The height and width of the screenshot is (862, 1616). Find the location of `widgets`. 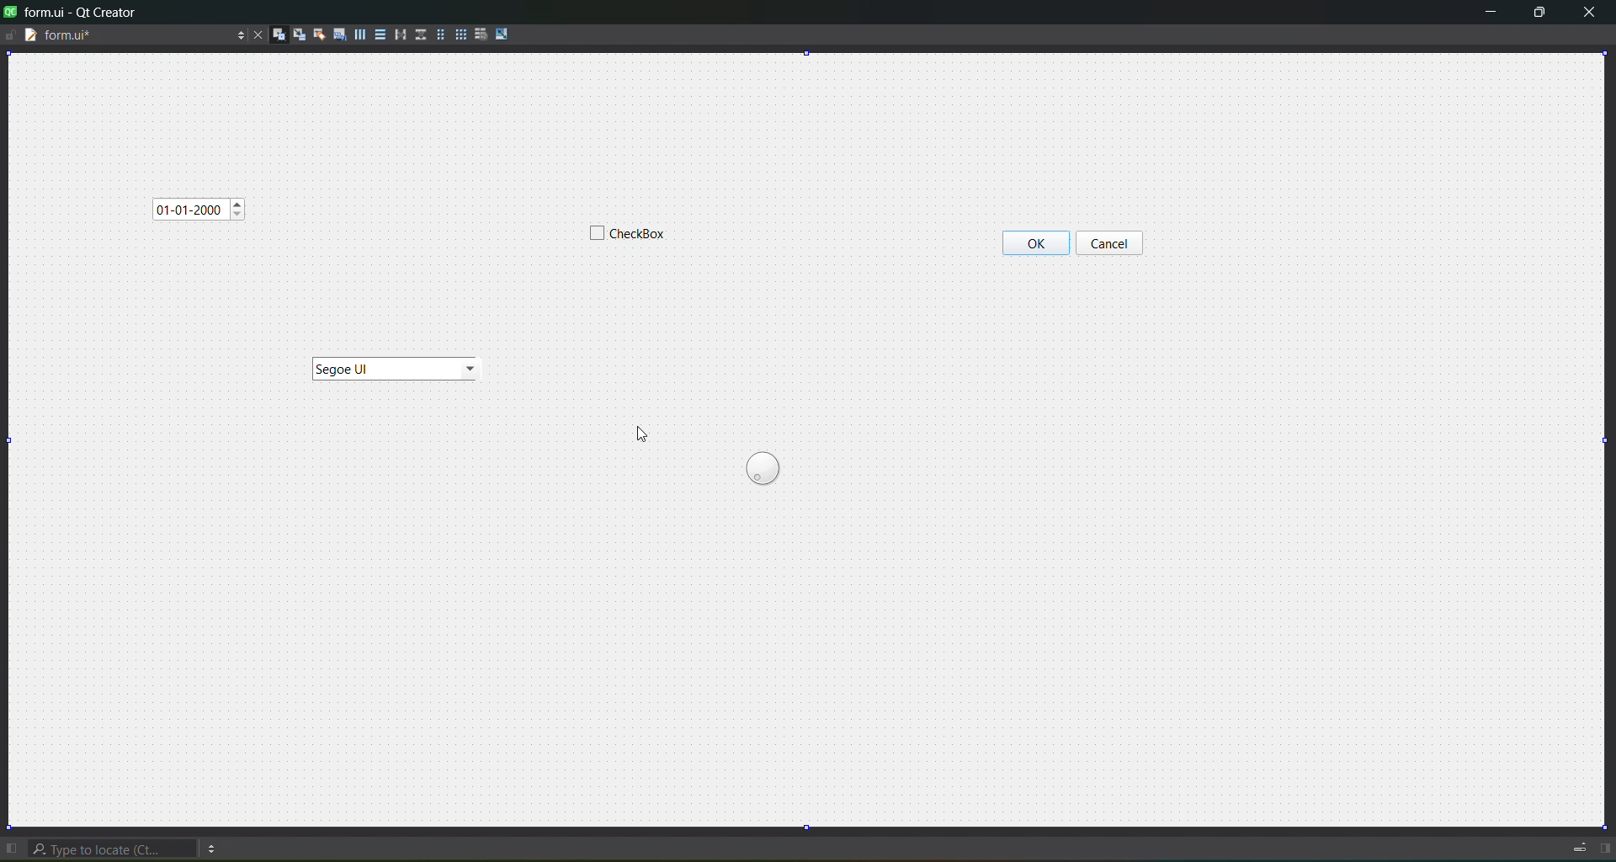

widgets is located at coordinates (275, 34).